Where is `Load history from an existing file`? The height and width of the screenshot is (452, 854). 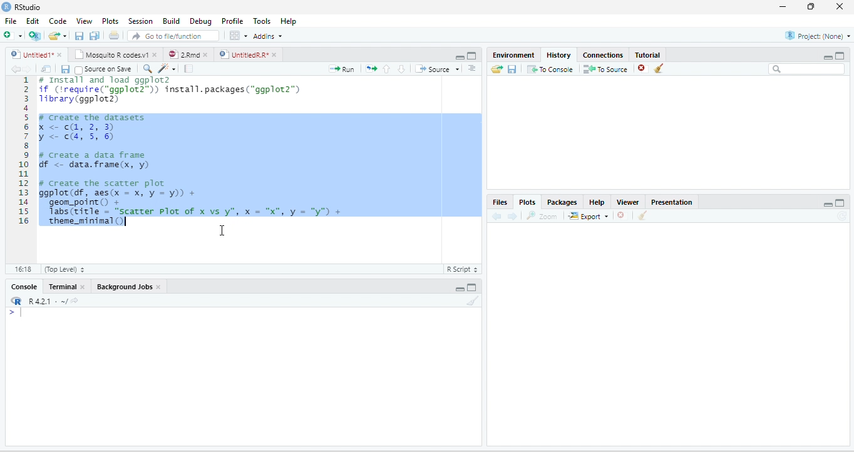
Load history from an existing file is located at coordinates (496, 69).